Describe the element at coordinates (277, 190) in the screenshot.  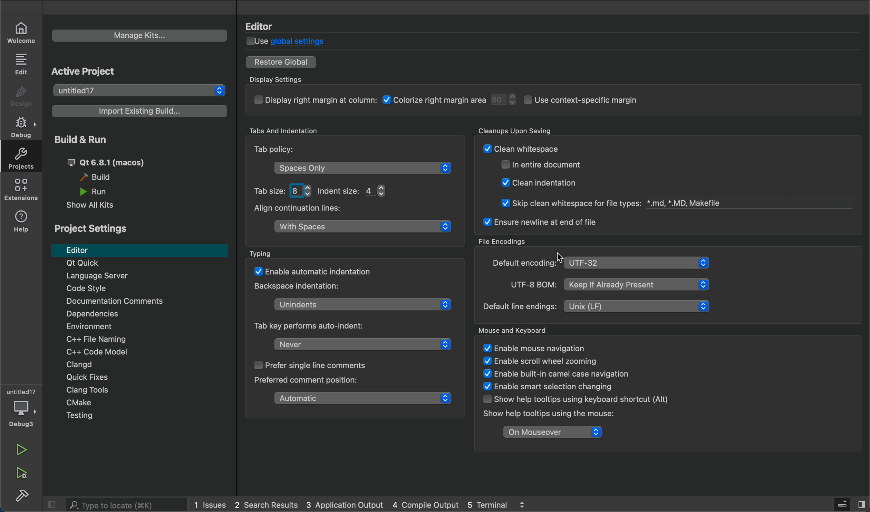
I see `tab size and indent` at that location.